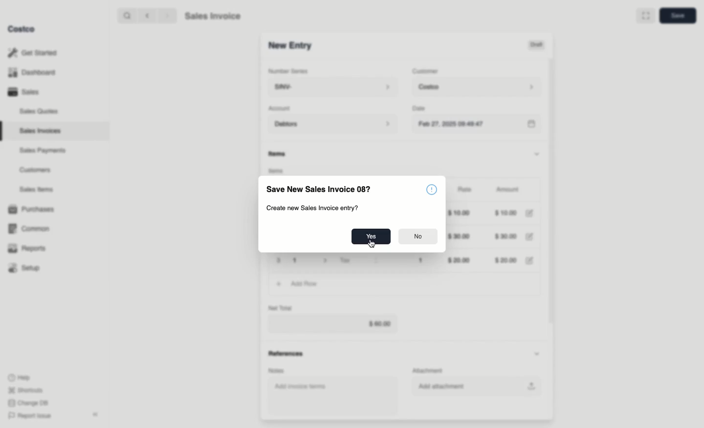  I want to click on Cursor, so click(371, 245).